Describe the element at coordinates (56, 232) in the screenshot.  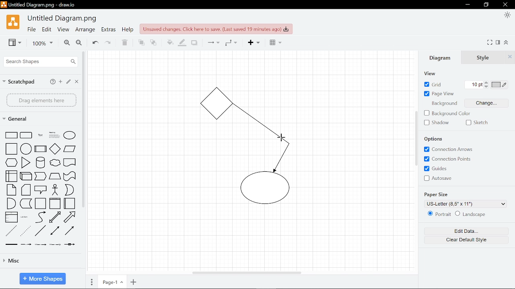
I see `shape` at that location.